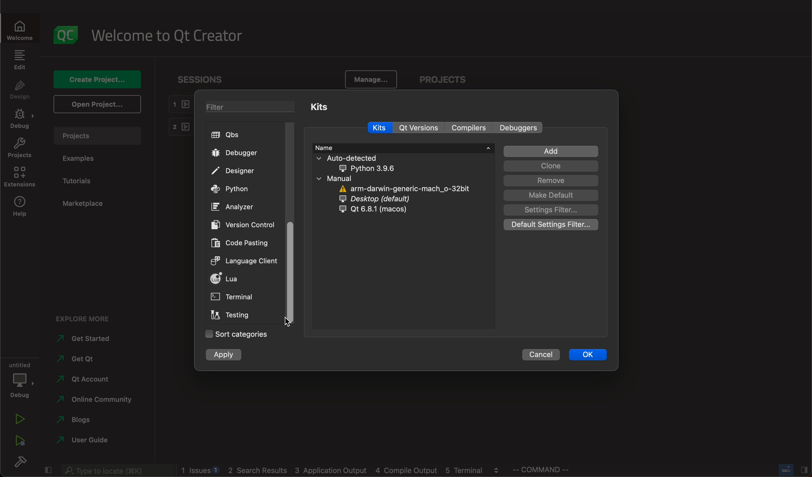  What do you see at coordinates (346, 179) in the screenshot?
I see `manual` at bounding box center [346, 179].